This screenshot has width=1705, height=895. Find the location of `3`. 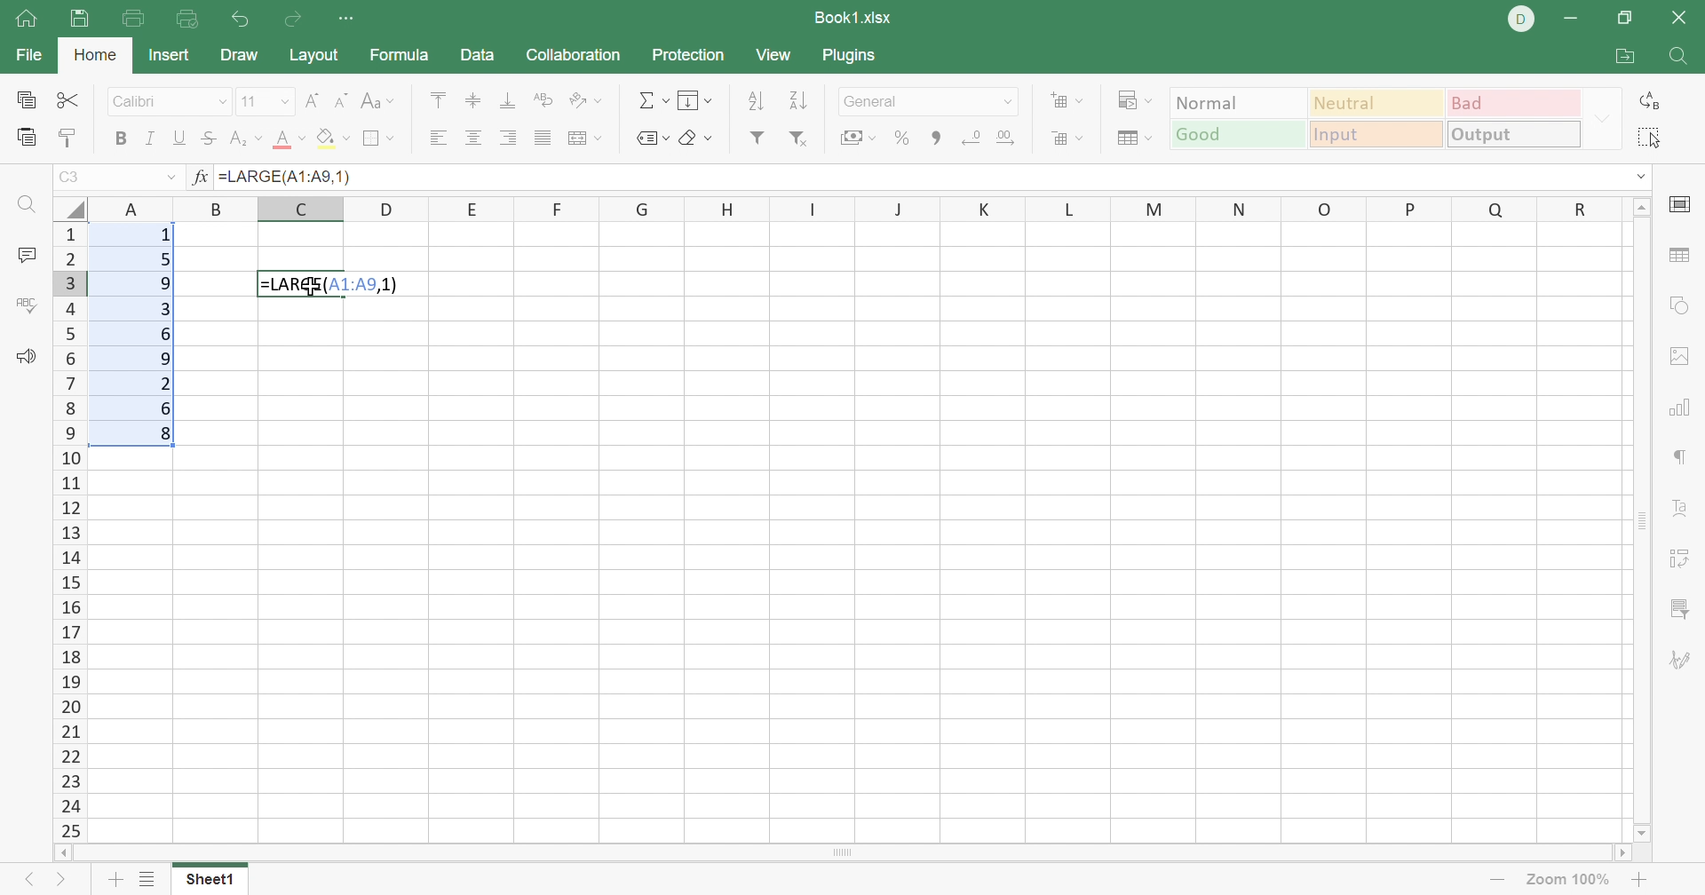

3 is located at coordinates (164, 309).